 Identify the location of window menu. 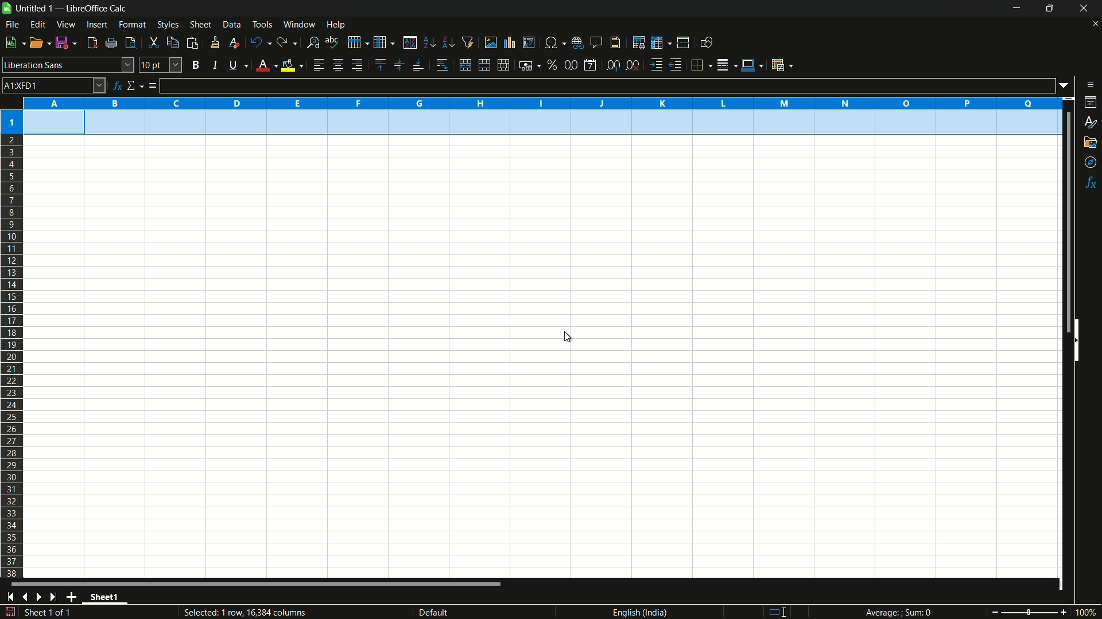
(299, 24).